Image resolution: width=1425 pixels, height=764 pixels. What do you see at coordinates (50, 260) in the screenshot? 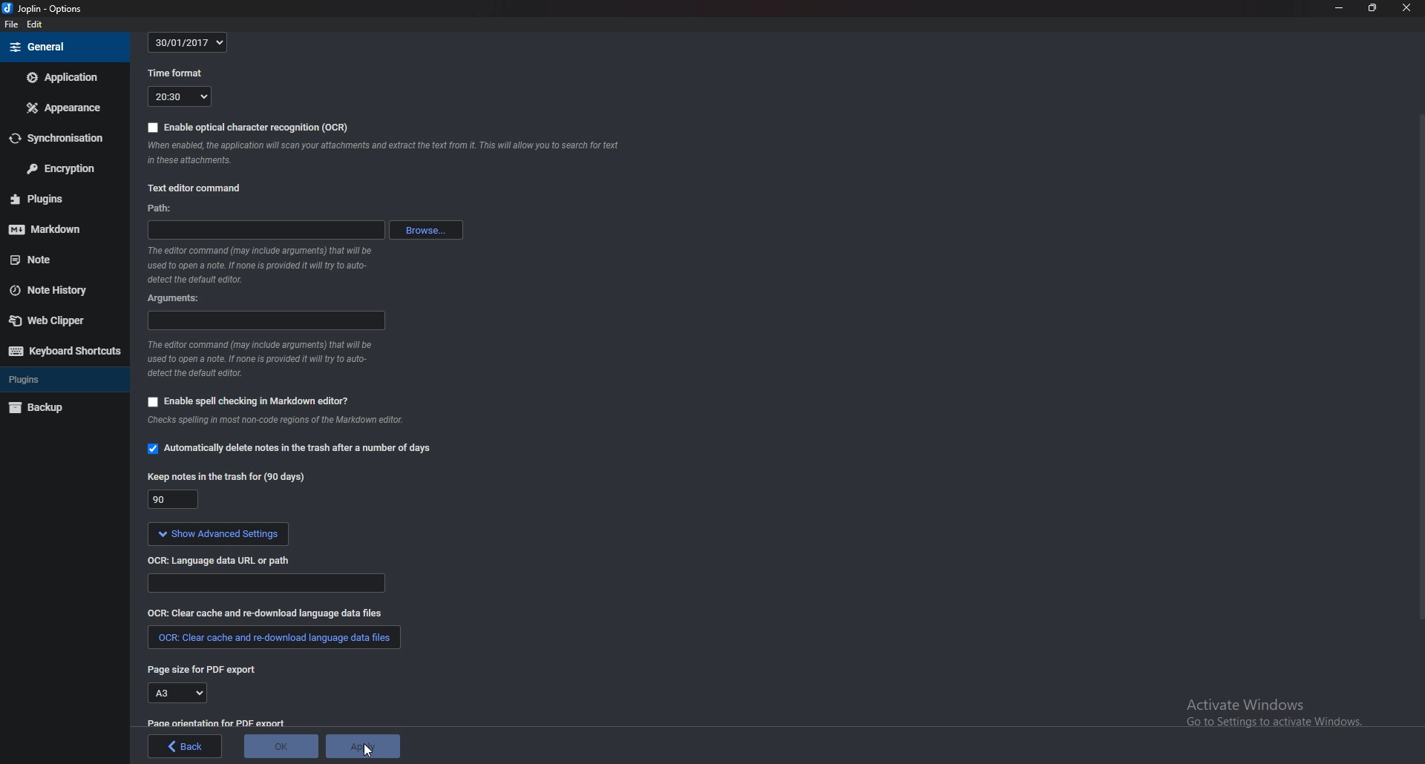
I see `note` at bounding box center [50, 260].